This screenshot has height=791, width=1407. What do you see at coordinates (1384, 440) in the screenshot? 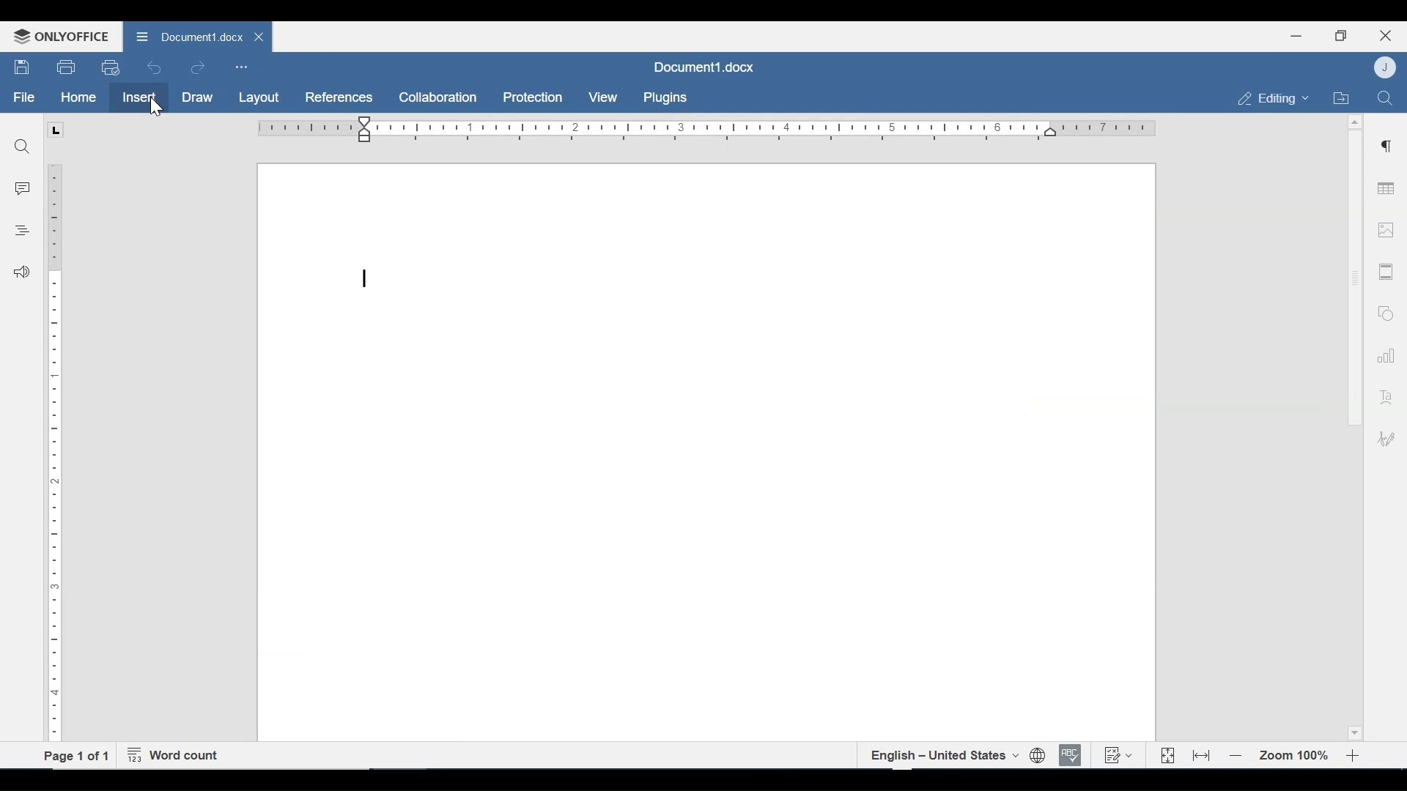
I see `Signature` at bounding box center [1384, 440].